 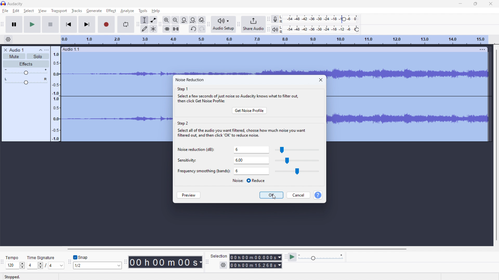 What do you see at coordinates (29, 11) in the screenshot?
I see `select` at bounding box center [29, 11].